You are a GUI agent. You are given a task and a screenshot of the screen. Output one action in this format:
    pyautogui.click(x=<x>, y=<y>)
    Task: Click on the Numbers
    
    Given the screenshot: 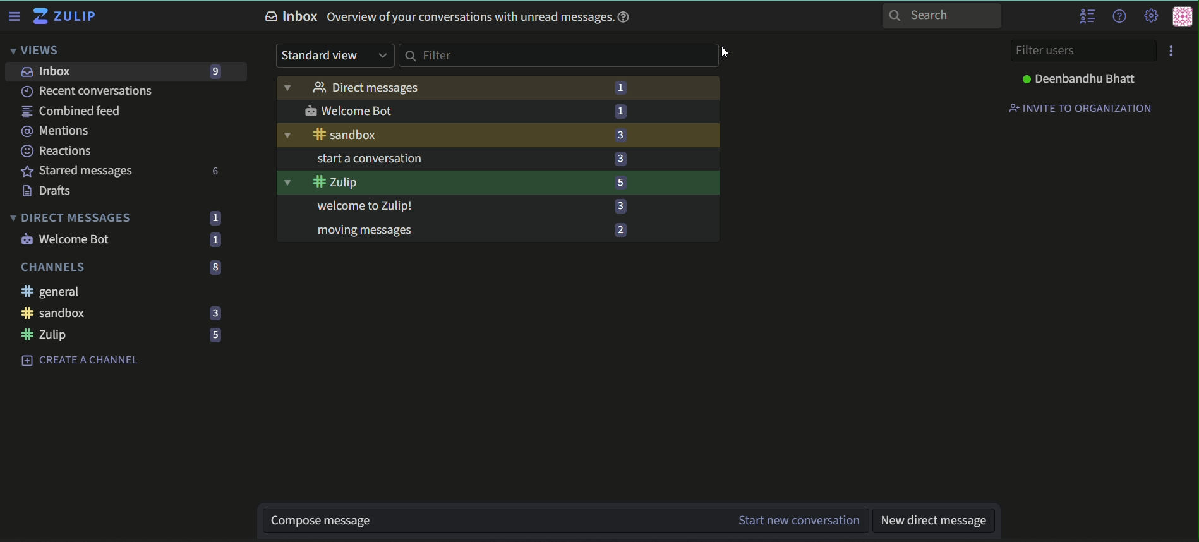 What is the action you would take?
    pyautogui.click(x=213, y=335)
    